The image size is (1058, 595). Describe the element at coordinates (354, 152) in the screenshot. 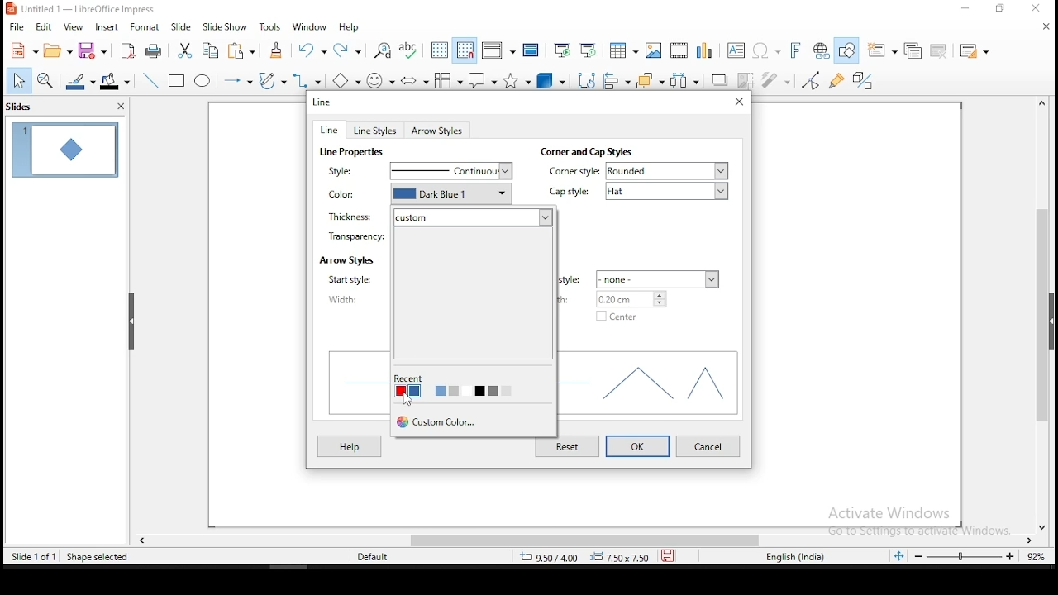

I see `line properties` at that location.